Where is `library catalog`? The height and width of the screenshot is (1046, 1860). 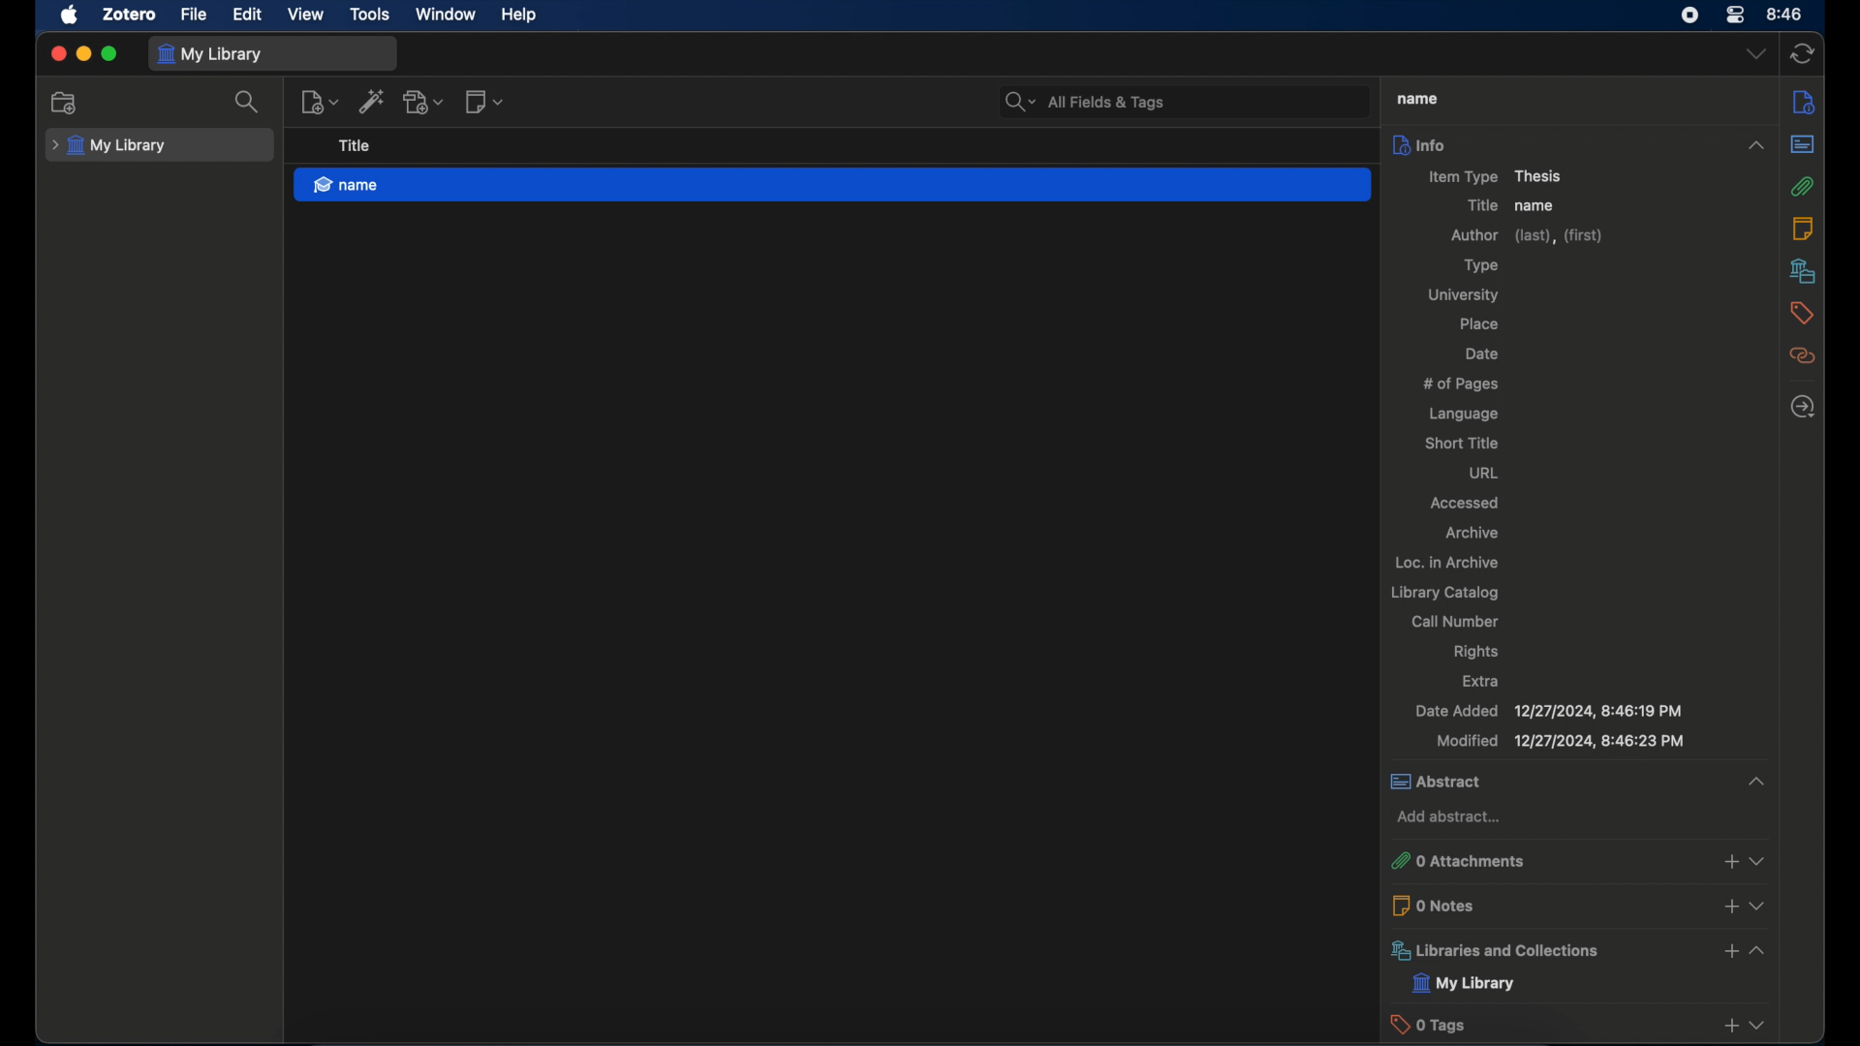 library catalog is located at coordinates (1443, 593).